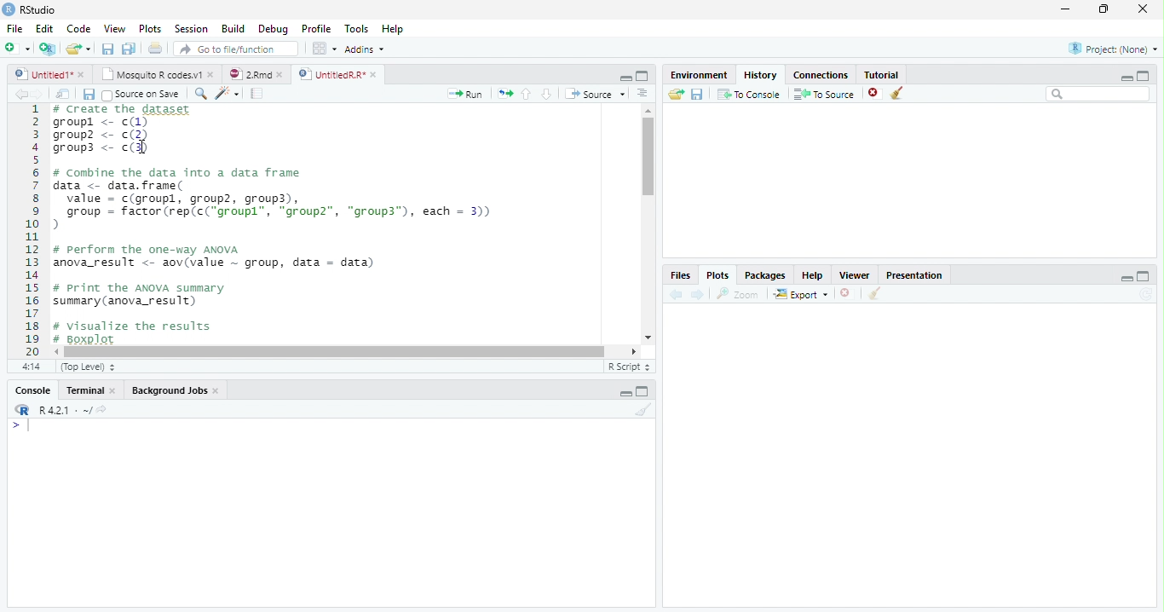 The height and width of the screenshot is (612, 1164). What do you see at coordinates (236, 49) in the screenshot?
I see `Go to file/function` at bounding box center [236, 49].